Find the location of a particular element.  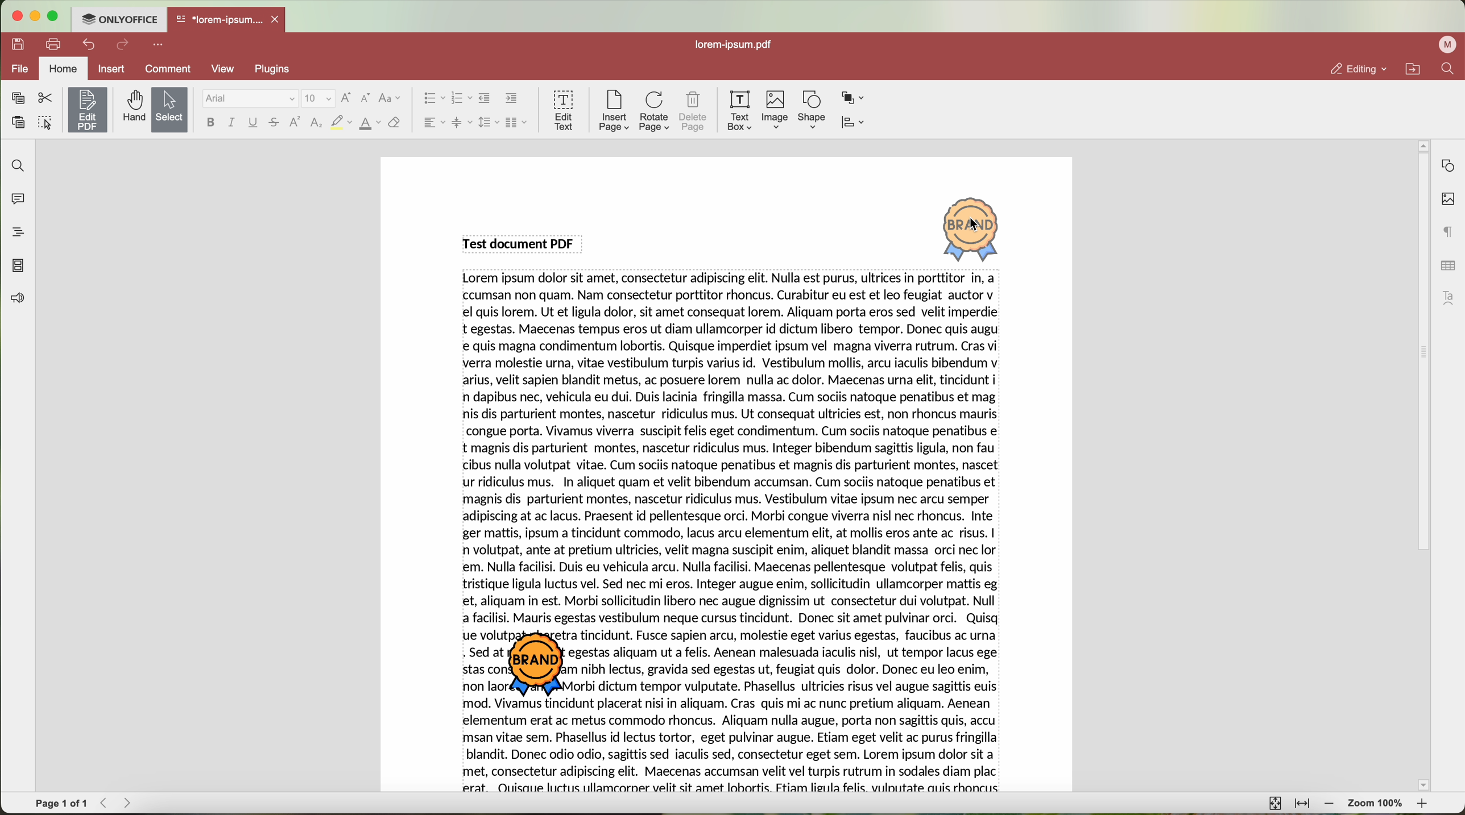

view is located at coordinates (227, 69).